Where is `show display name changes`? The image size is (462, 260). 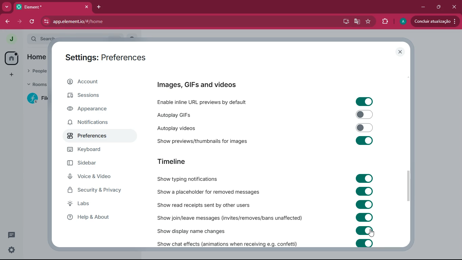
show display name changes is located at coordinates (197, 231).